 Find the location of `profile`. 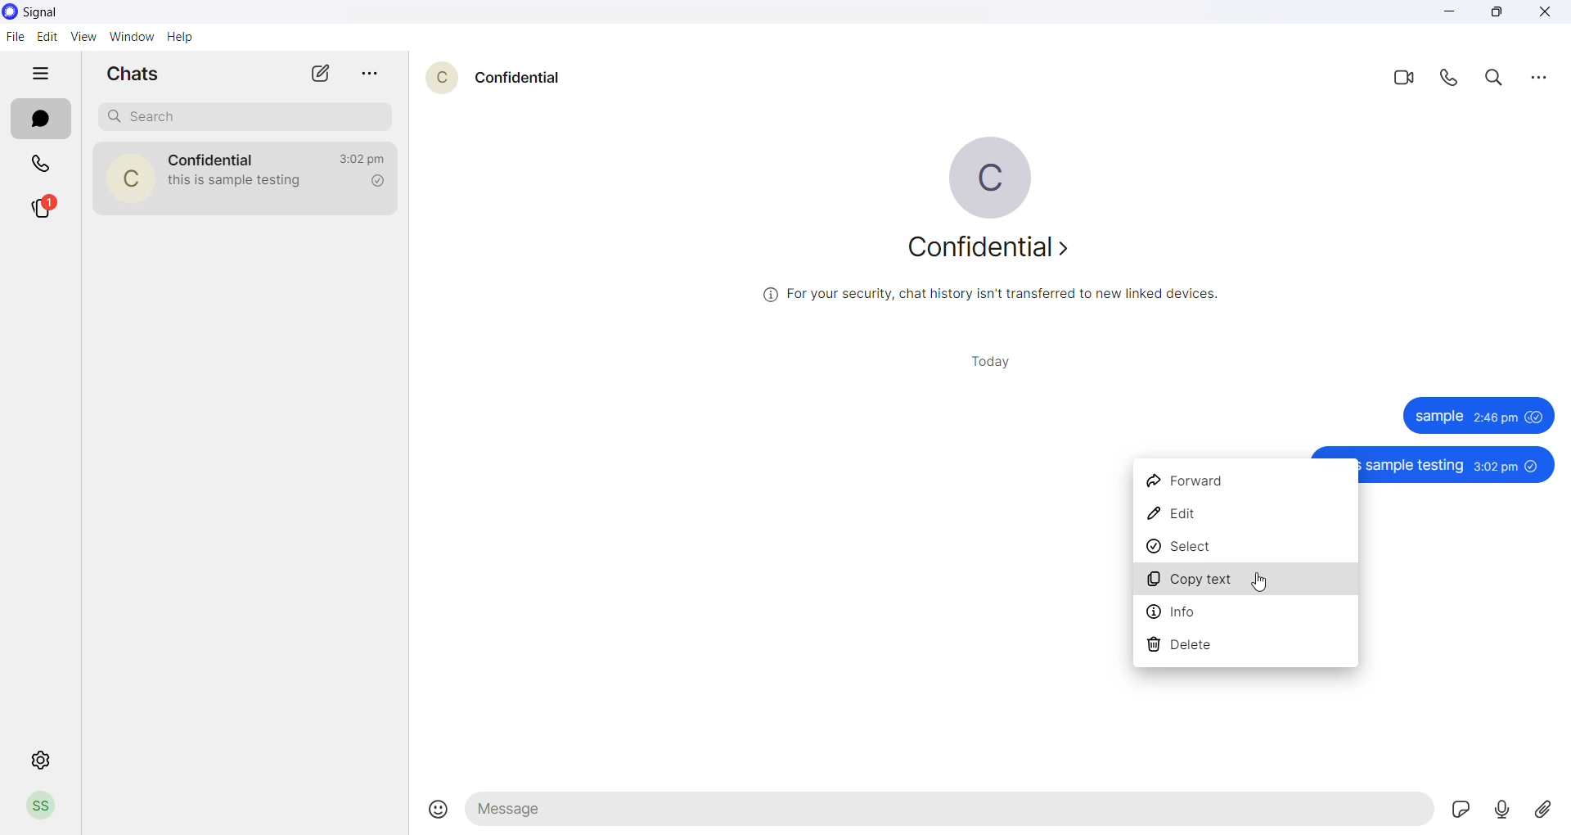

profile is located at coordinates (40, 807).